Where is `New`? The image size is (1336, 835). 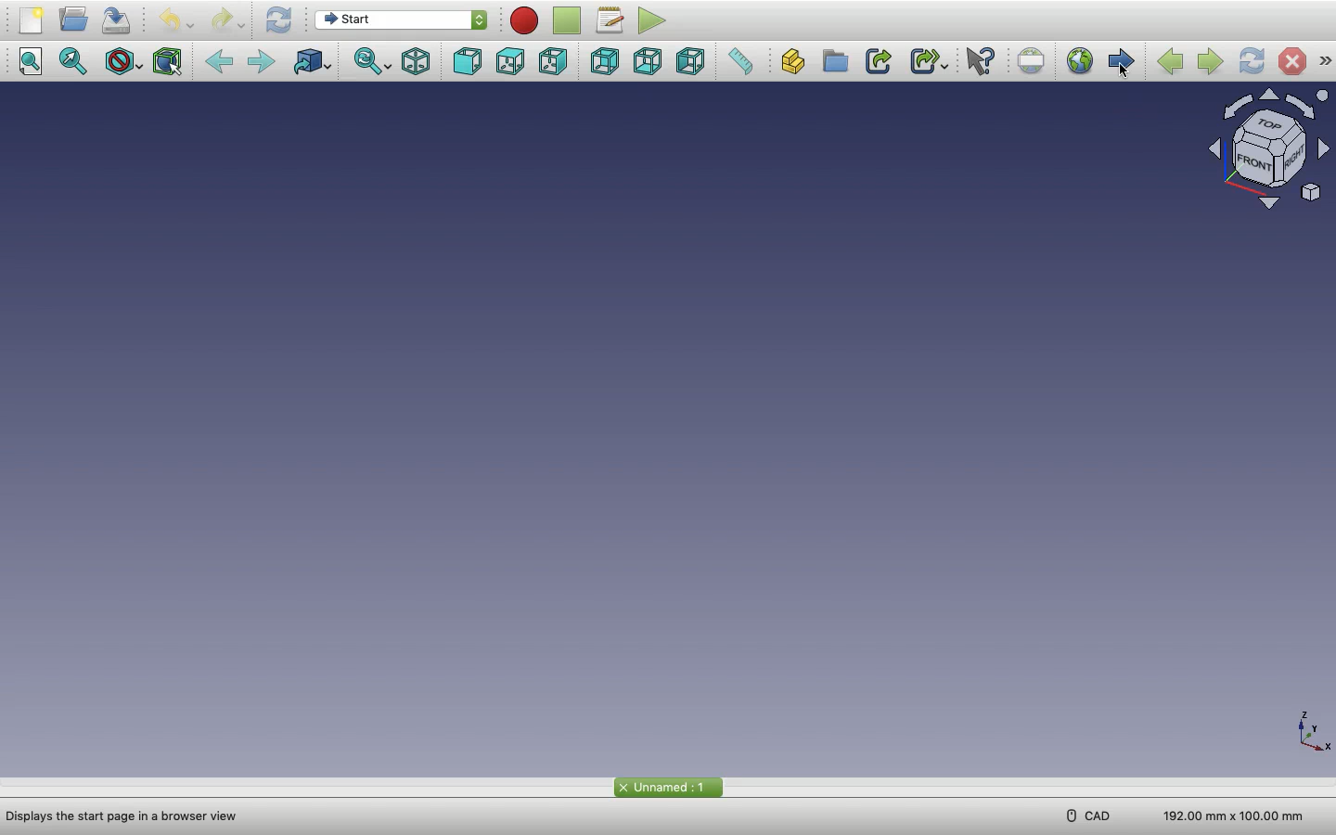
New is located at coordinates (32, 20).